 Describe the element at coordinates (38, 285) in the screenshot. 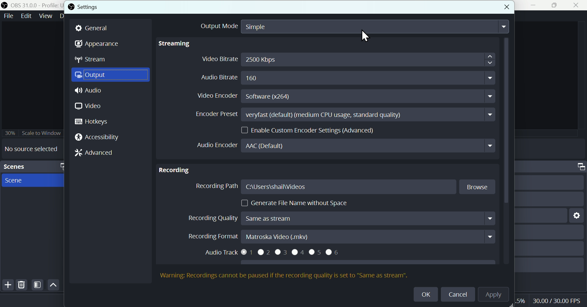

I see `Filter` at that location.